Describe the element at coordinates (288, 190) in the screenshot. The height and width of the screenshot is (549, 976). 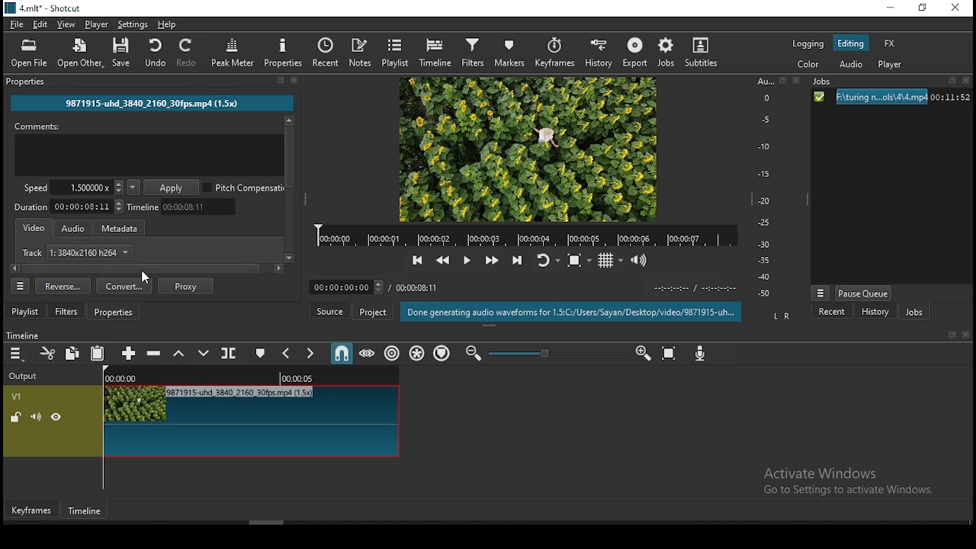
I see `scroll bar` at that location.